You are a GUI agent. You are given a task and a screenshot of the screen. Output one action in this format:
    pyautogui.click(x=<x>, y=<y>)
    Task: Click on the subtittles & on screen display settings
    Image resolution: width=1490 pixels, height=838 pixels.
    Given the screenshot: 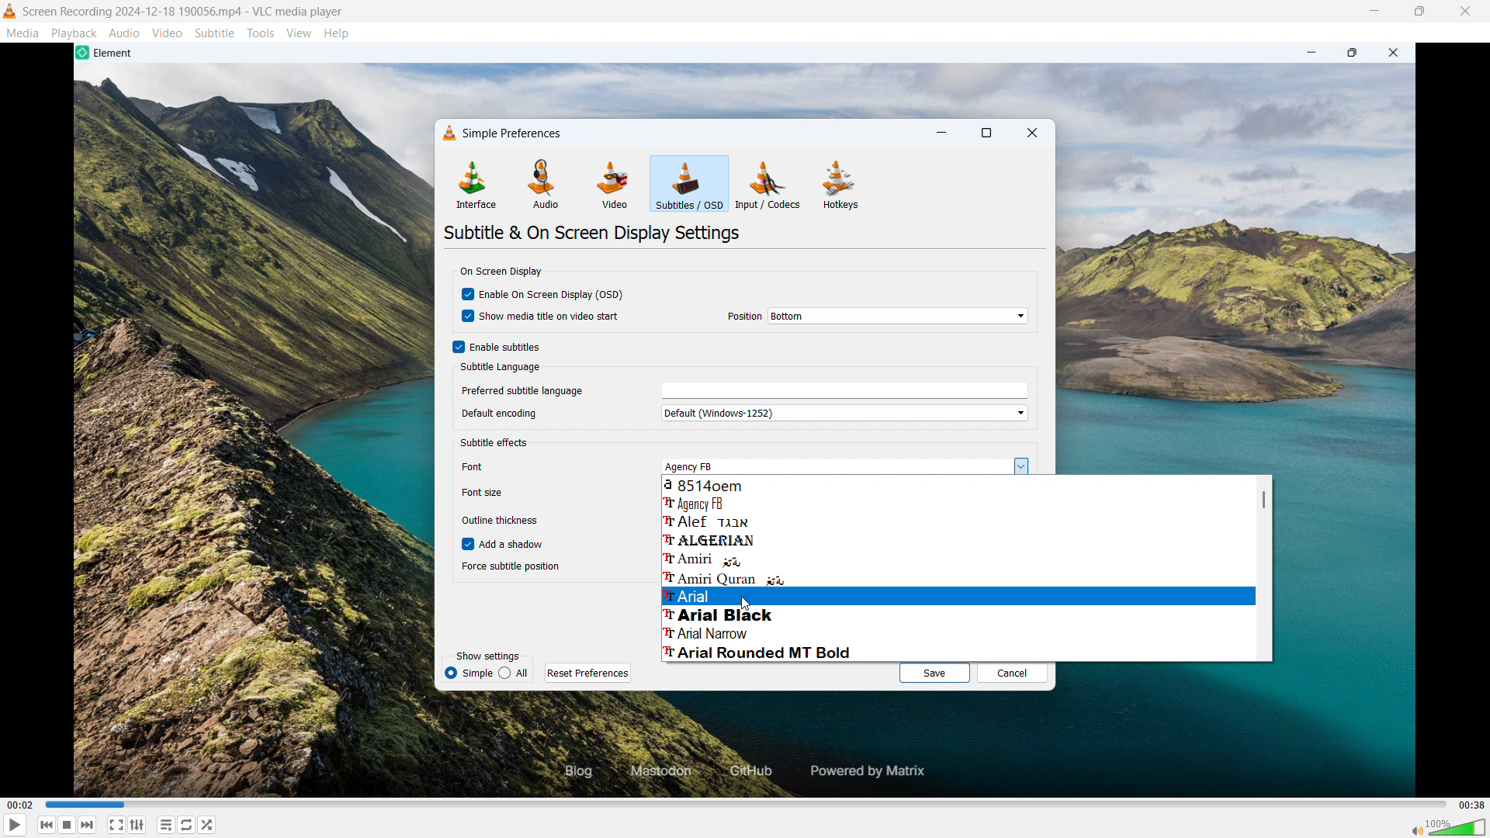 What is the action you would take?
    pyautogui.click(x=593, y=233)
    